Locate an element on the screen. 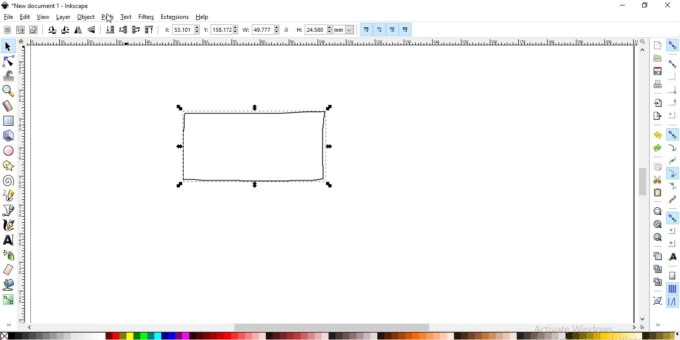  deselect any selected objects or nodes is located at coordinates (34, 30).